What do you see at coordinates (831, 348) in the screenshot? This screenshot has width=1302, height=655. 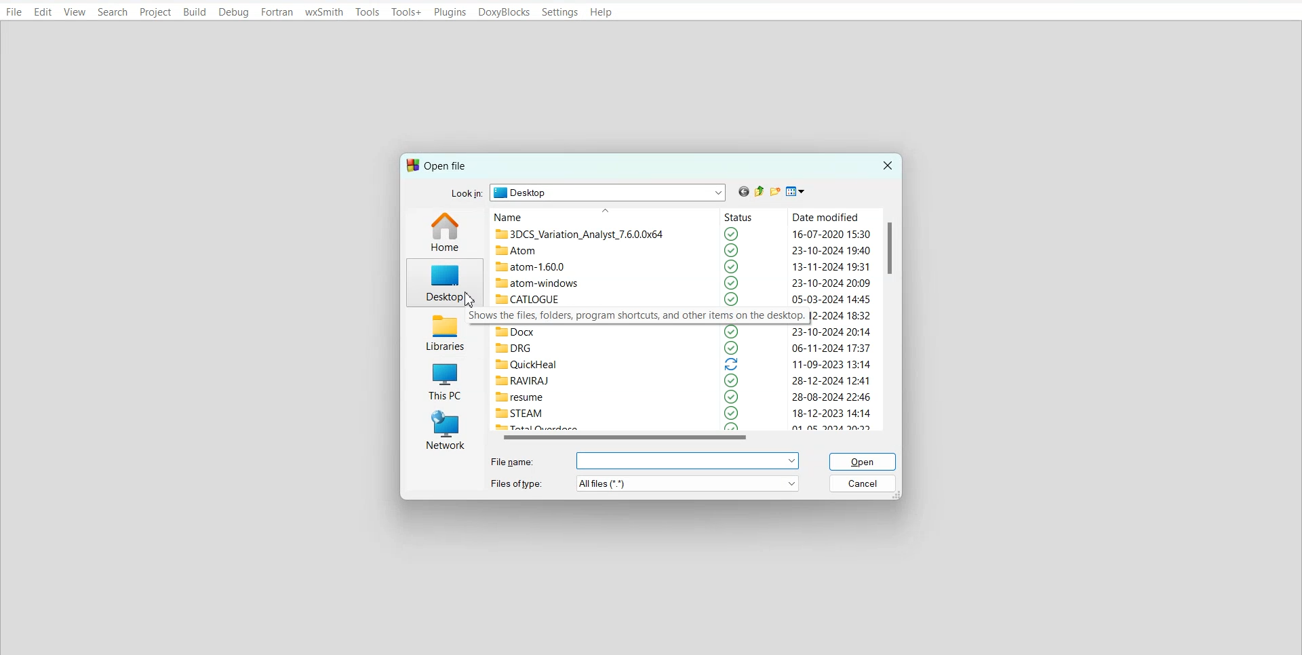 I see `06-11-2024 17:37` at bounding box center [831, 348].